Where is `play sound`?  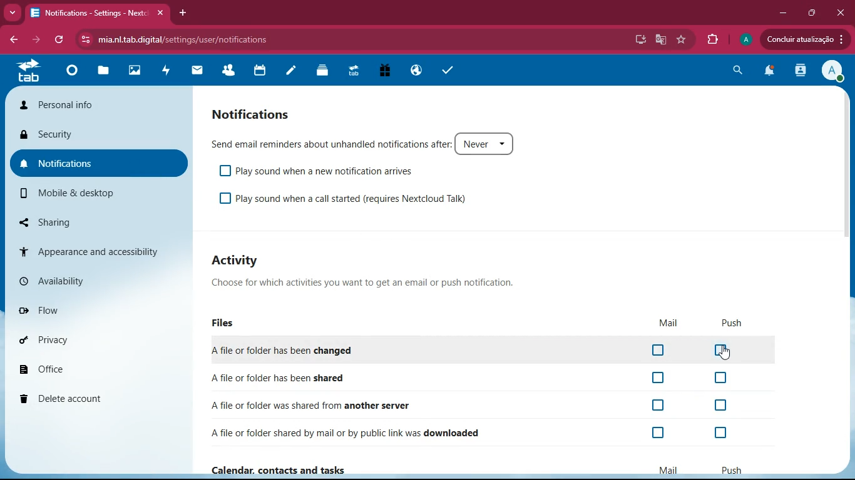
play sound is located at coordinates (351, 197).